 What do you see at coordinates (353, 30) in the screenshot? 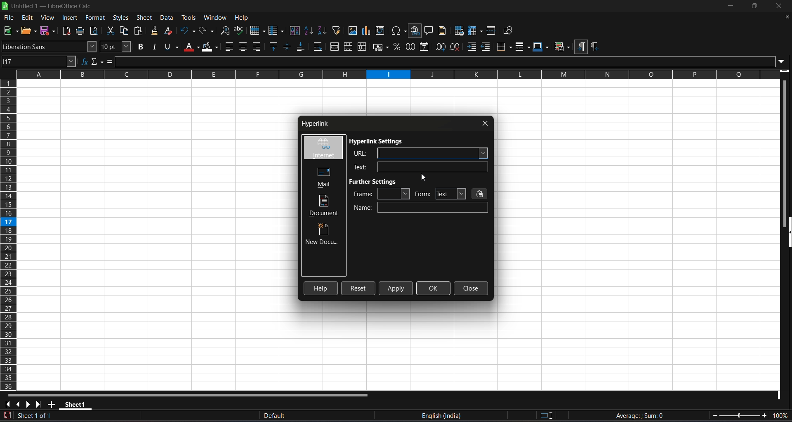
I see `insert image` at bounding box center [353, 30].